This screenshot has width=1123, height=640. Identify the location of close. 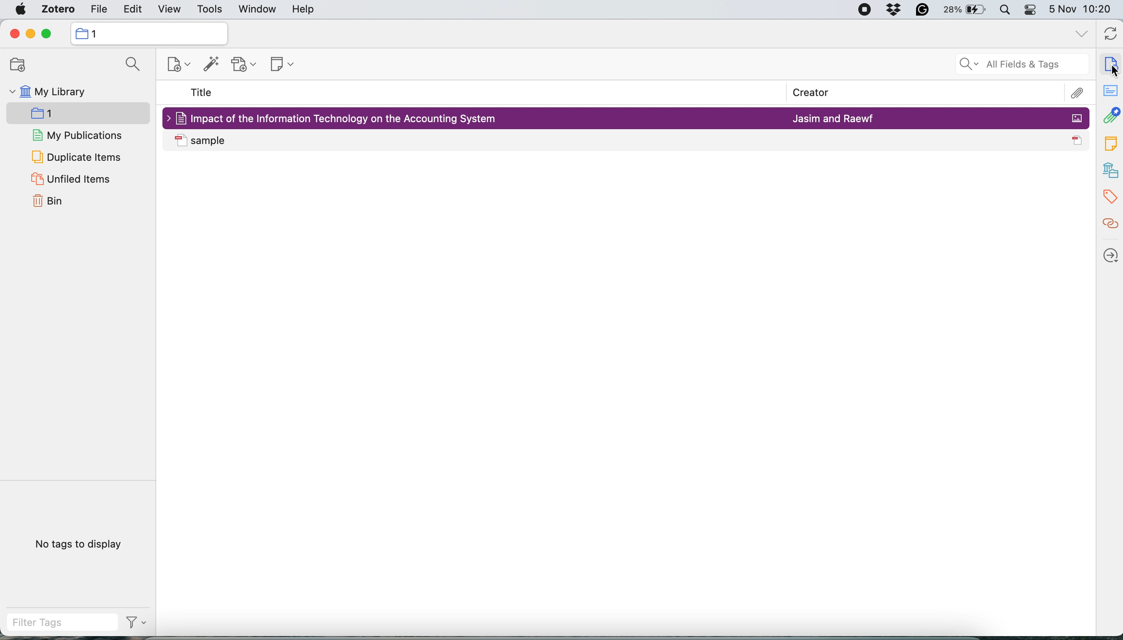
(15, 34).